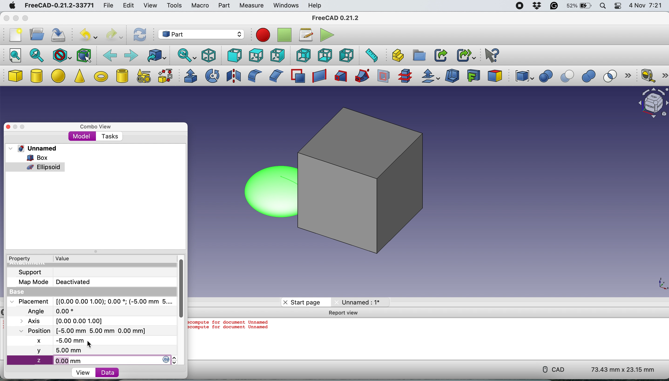 This screenshot has height=381, width=669. What do you see at coordinates (358, 302) in the screenshot?
I see `Unnamed: 1*` at bounding box center [358, 302].